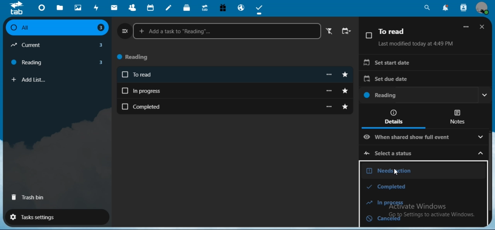 This screenshot has height=230, width=495. What do you see at coordinates (423, 217) in the screenshot?
I see `canceled` at bounding box center [423, 217].